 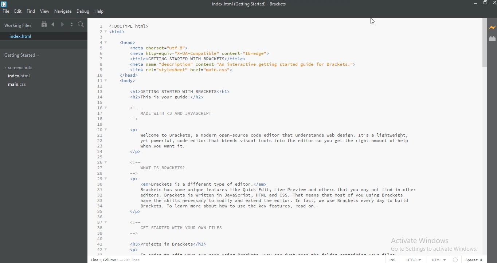 What do you see at coordinates (62, 25) in the screenshot?
I see `Next document` at bounding box center [62, 25].